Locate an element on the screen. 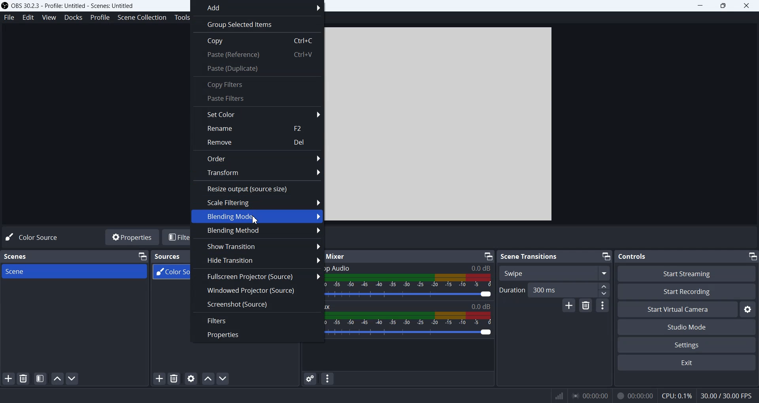 The width and height of the screenshot is (759, 403). Add Scene is located at coordinates (9, 378).